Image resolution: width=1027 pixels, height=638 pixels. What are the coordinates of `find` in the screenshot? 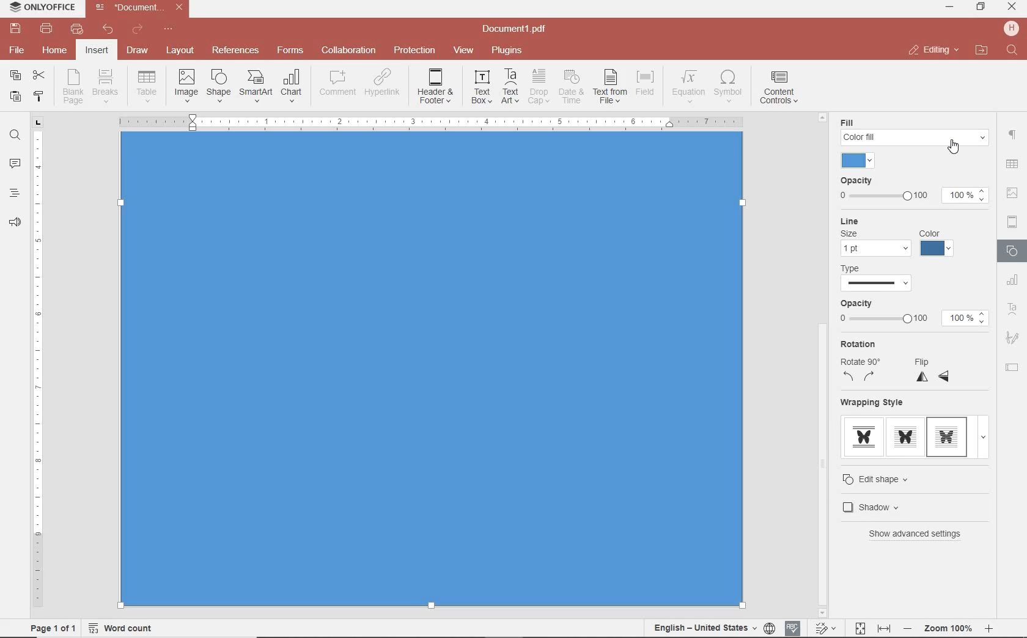 It's located at (1014, 51).